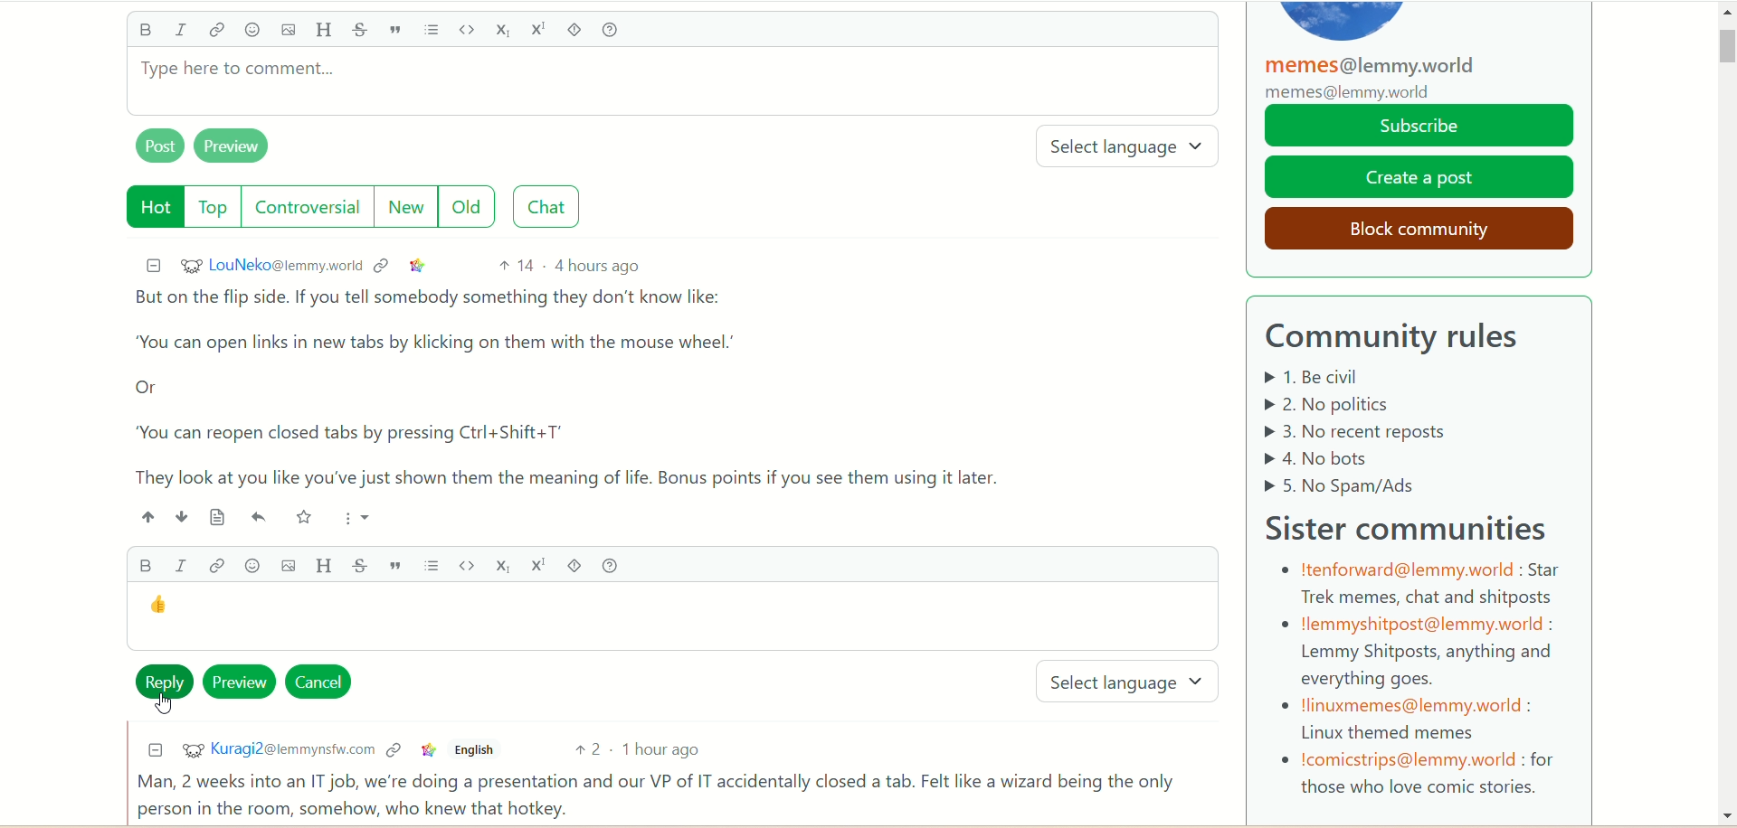 This screenshot has height=828, width=1737. Describe the element at coordinates (351, 515) in the screenshot. I see `more` at that location.